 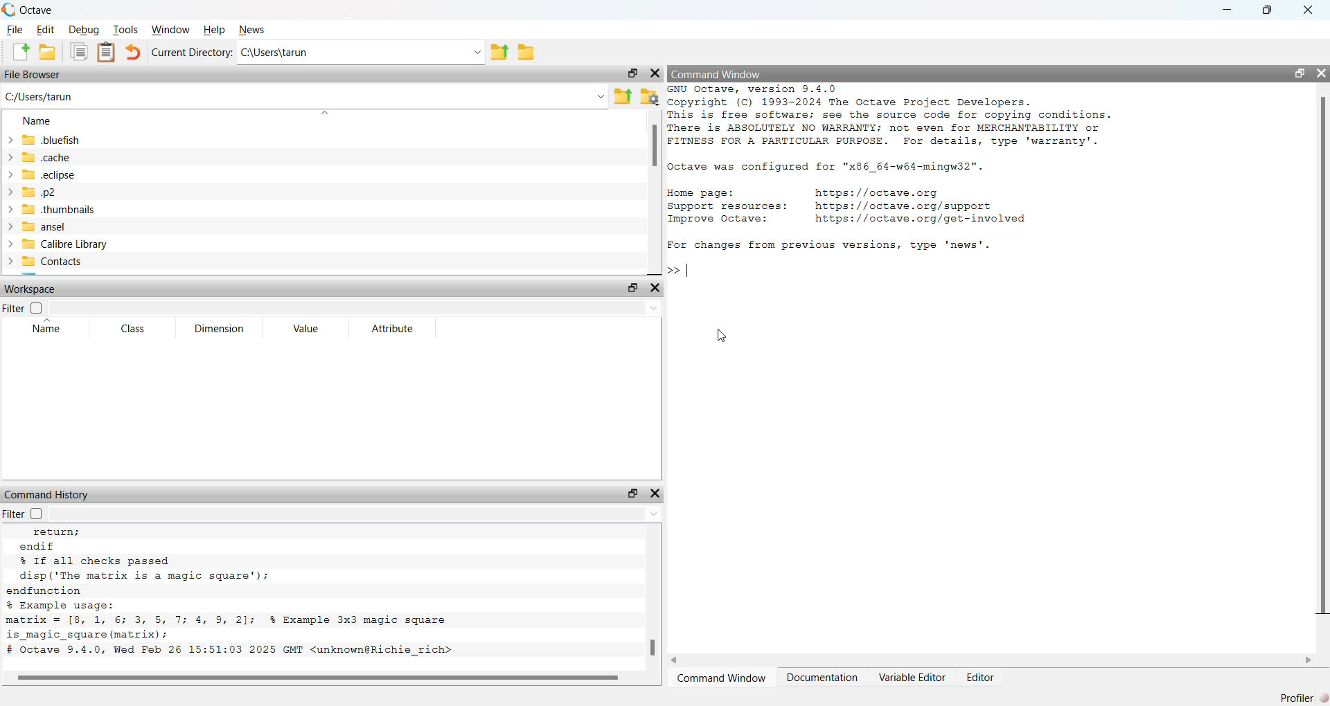 I want to click on Octave, so click(x=37, y=10).